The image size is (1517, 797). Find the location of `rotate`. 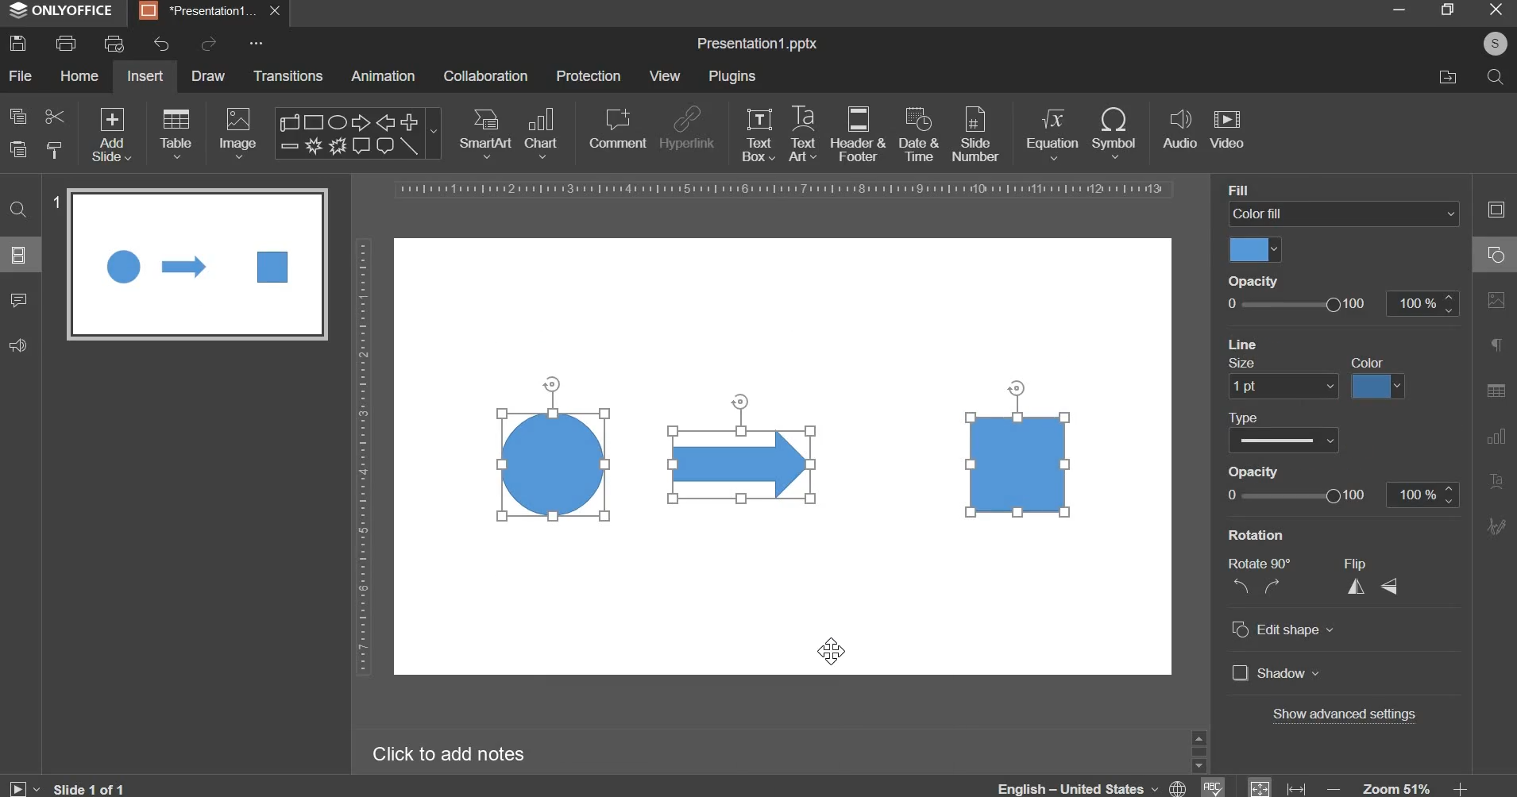

rotate is located at coordinates (547, 385).